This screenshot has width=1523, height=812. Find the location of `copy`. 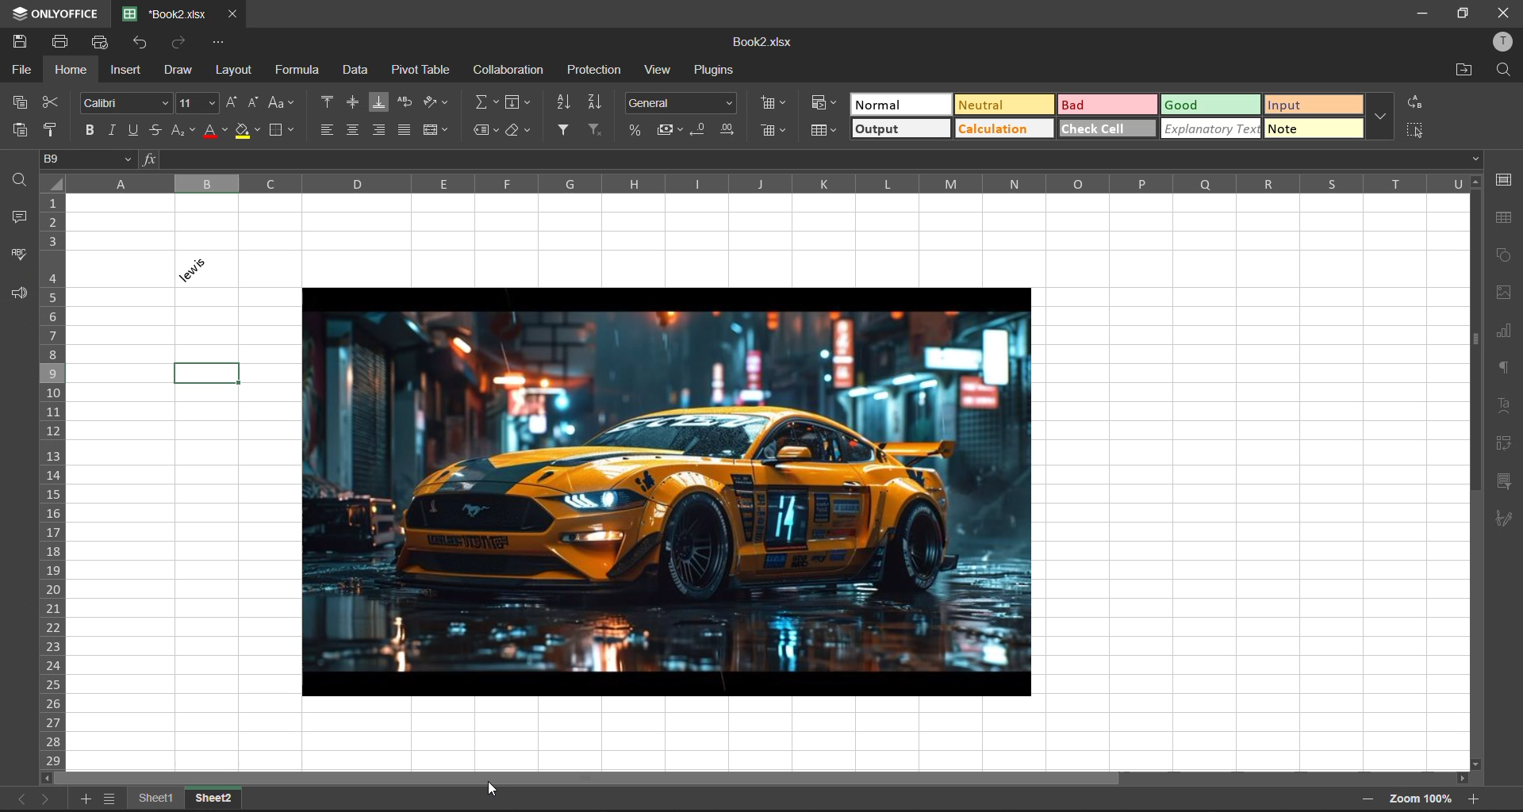

copy is located at coordinates (18, 102).